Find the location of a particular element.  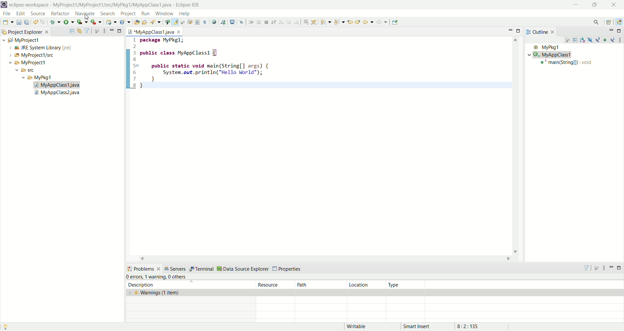

hide field is located at coordinates (589, 40).